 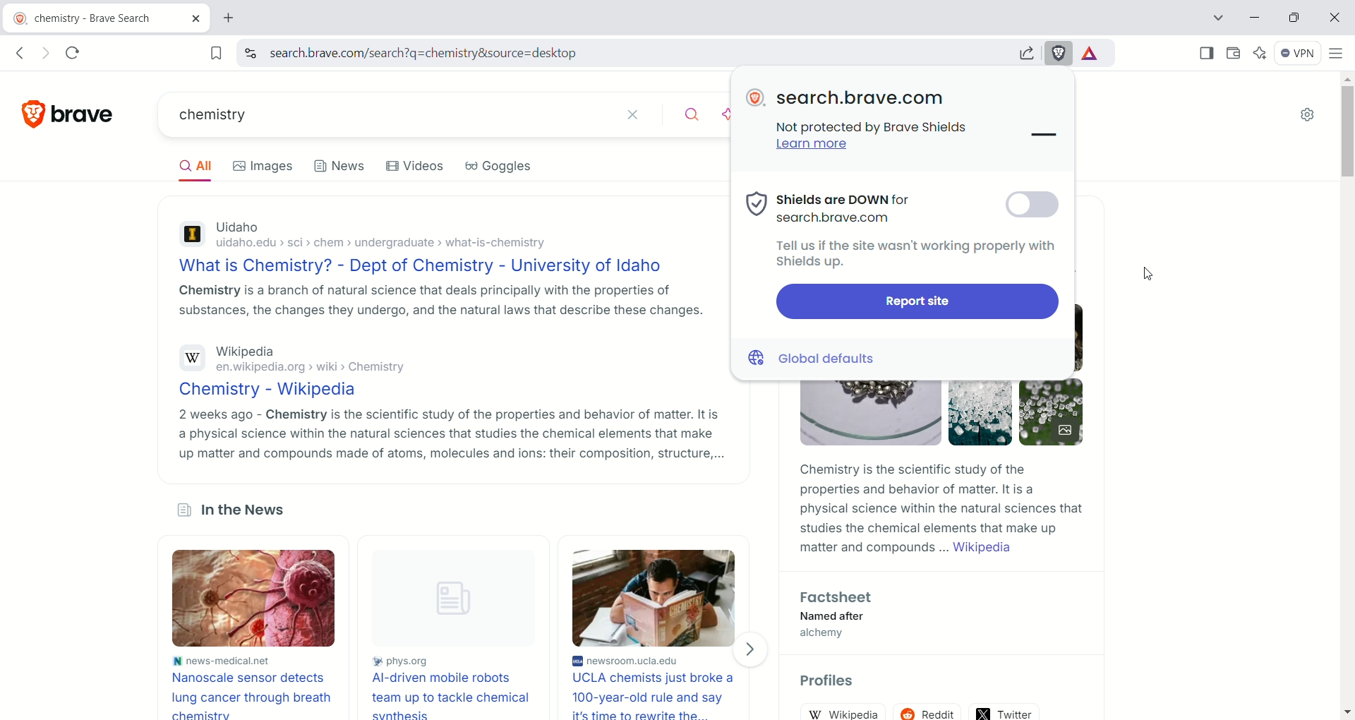 I want to click on Named after, so click(x=833, y=617).